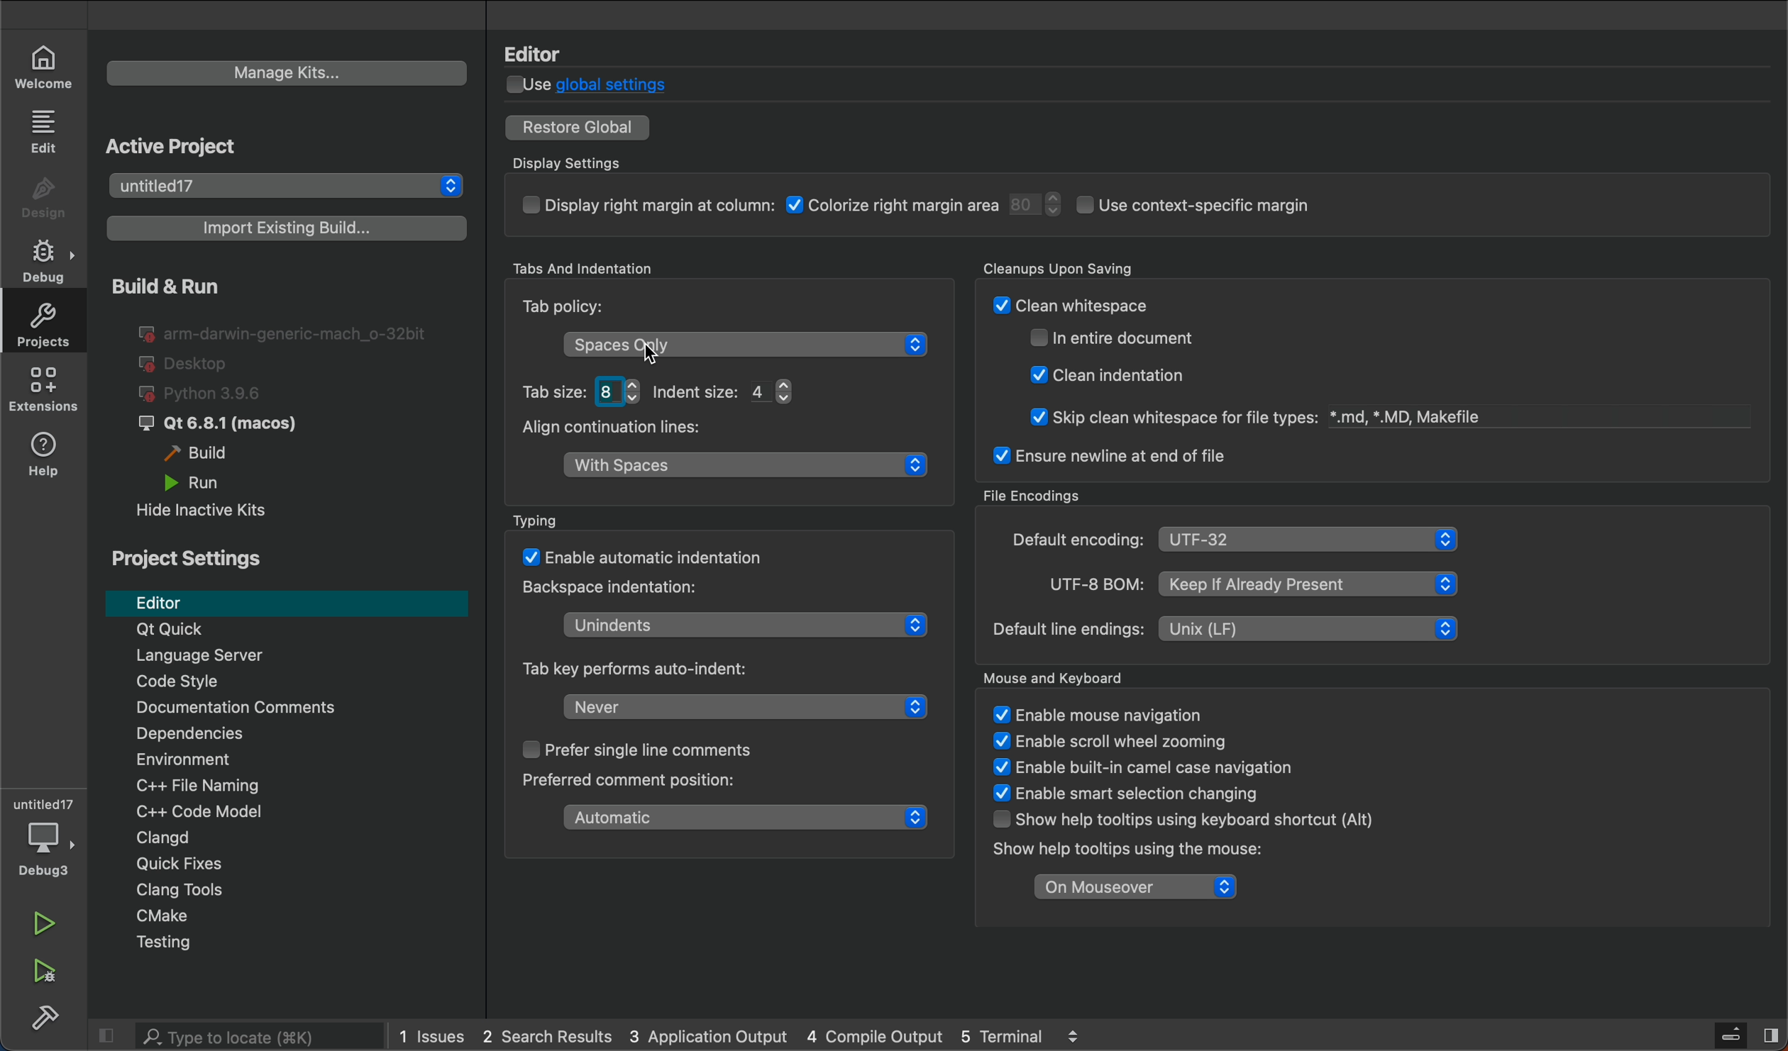 The width and height of the screenshot is (1788, 1051). I want to click on language server, so click(270, 657).